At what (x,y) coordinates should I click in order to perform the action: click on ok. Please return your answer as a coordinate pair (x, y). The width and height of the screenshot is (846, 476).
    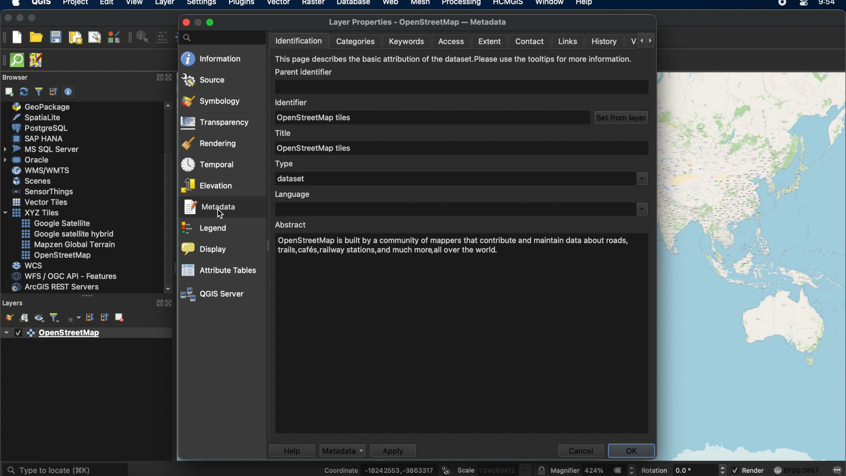
    Looking at the image, I should click on (631, 451).